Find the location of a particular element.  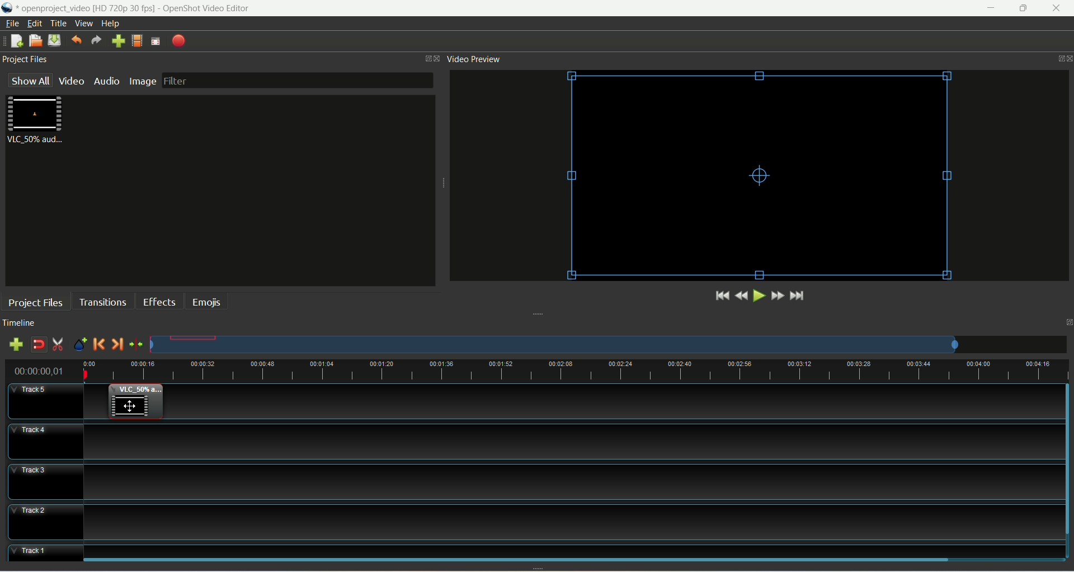

jump to start is located at coordinates (721, 296).